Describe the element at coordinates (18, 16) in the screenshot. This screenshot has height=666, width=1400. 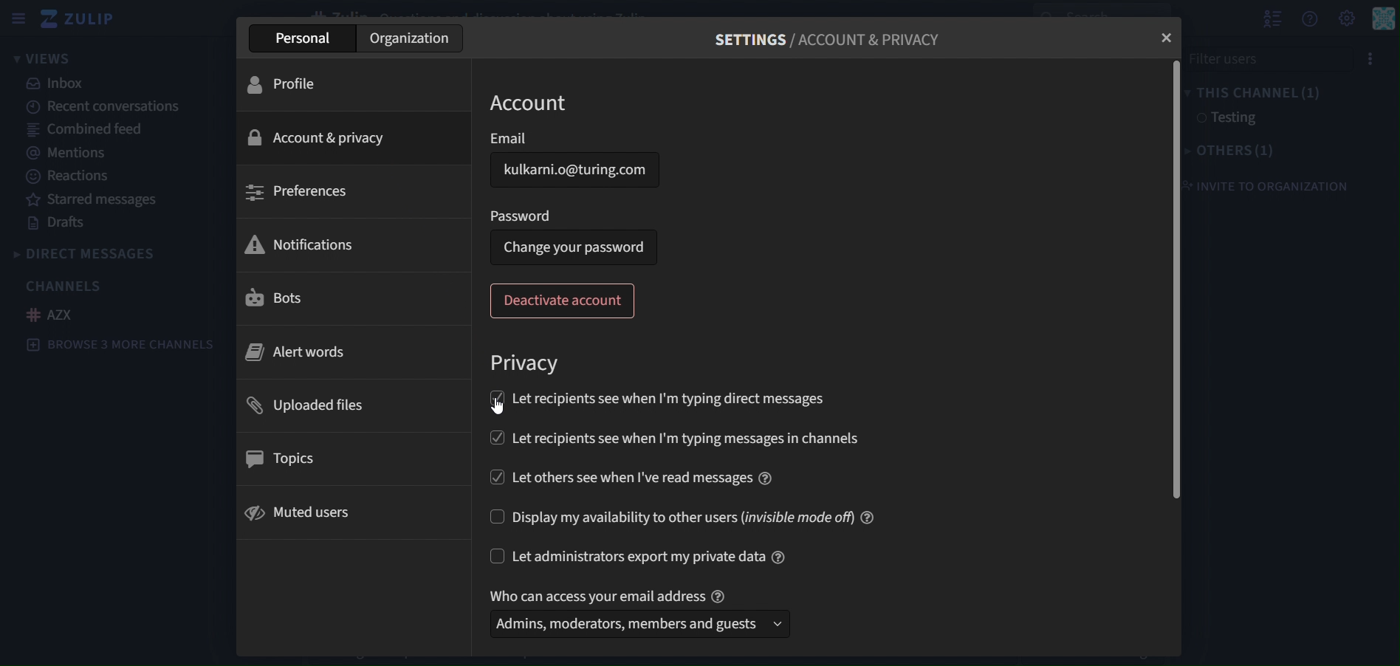
I see `sidebar` at that location.